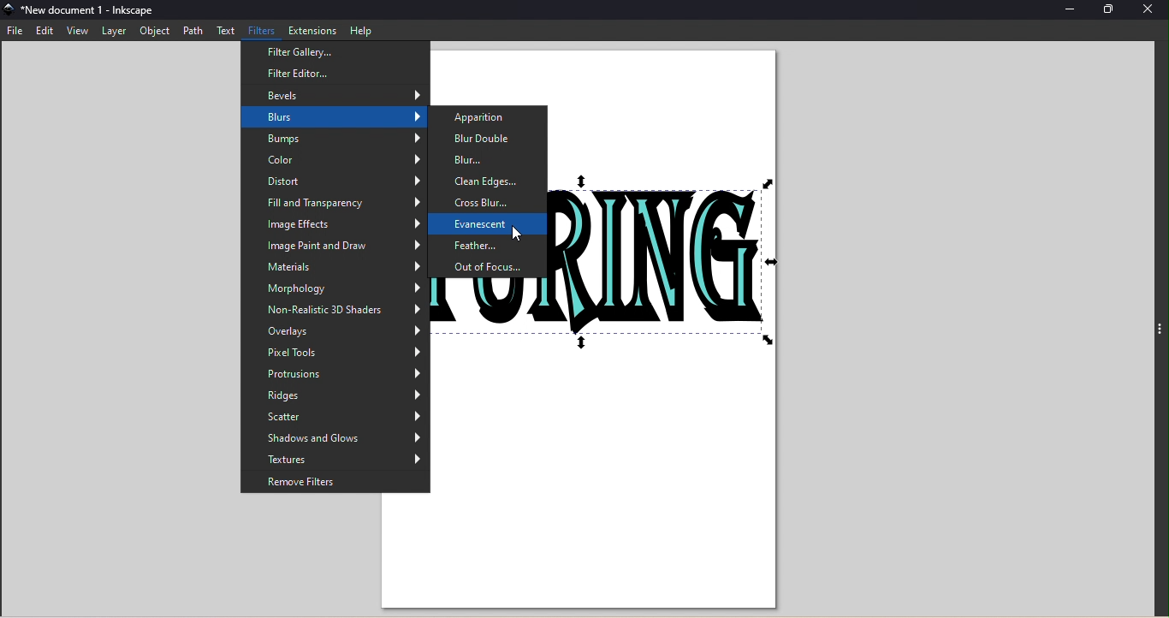 The width and height of the screenshot is (1169, 618). What do you see at coordinates (45, 33) in the screenshot?
I see `Edit` at bounding box center [45, 33].